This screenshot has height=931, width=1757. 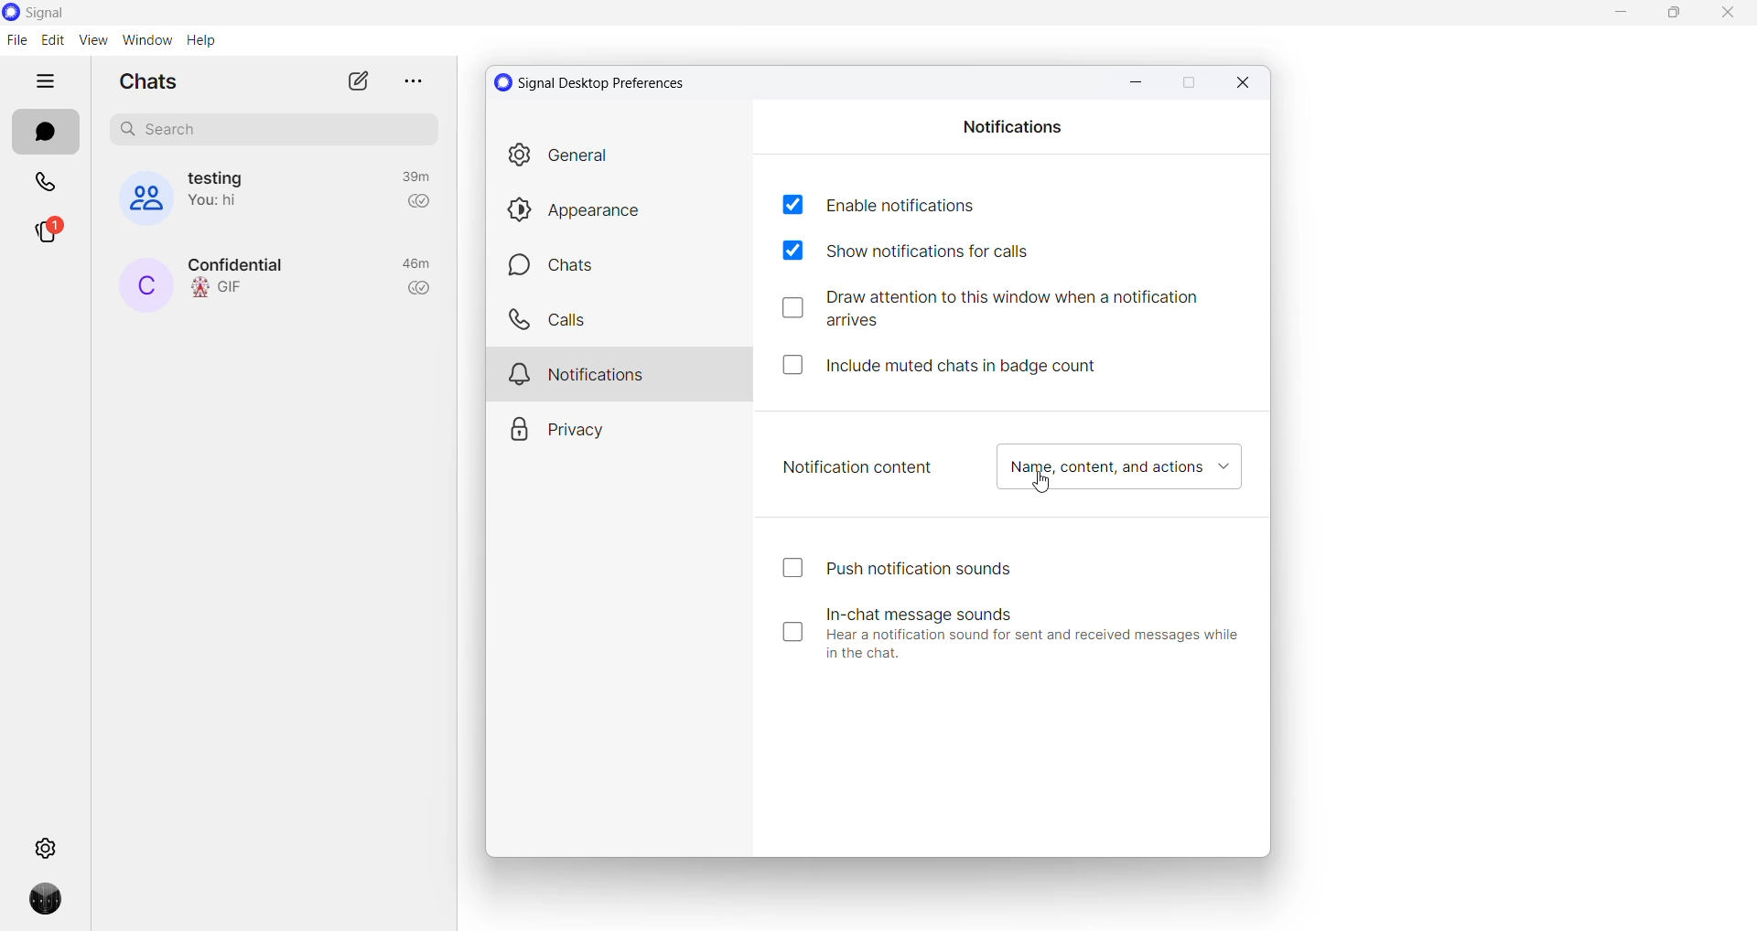 What do you see at coordinates (953, 363) in the screenshot?
I see `include muted chats in badge count` at bounding box center [953, 363].